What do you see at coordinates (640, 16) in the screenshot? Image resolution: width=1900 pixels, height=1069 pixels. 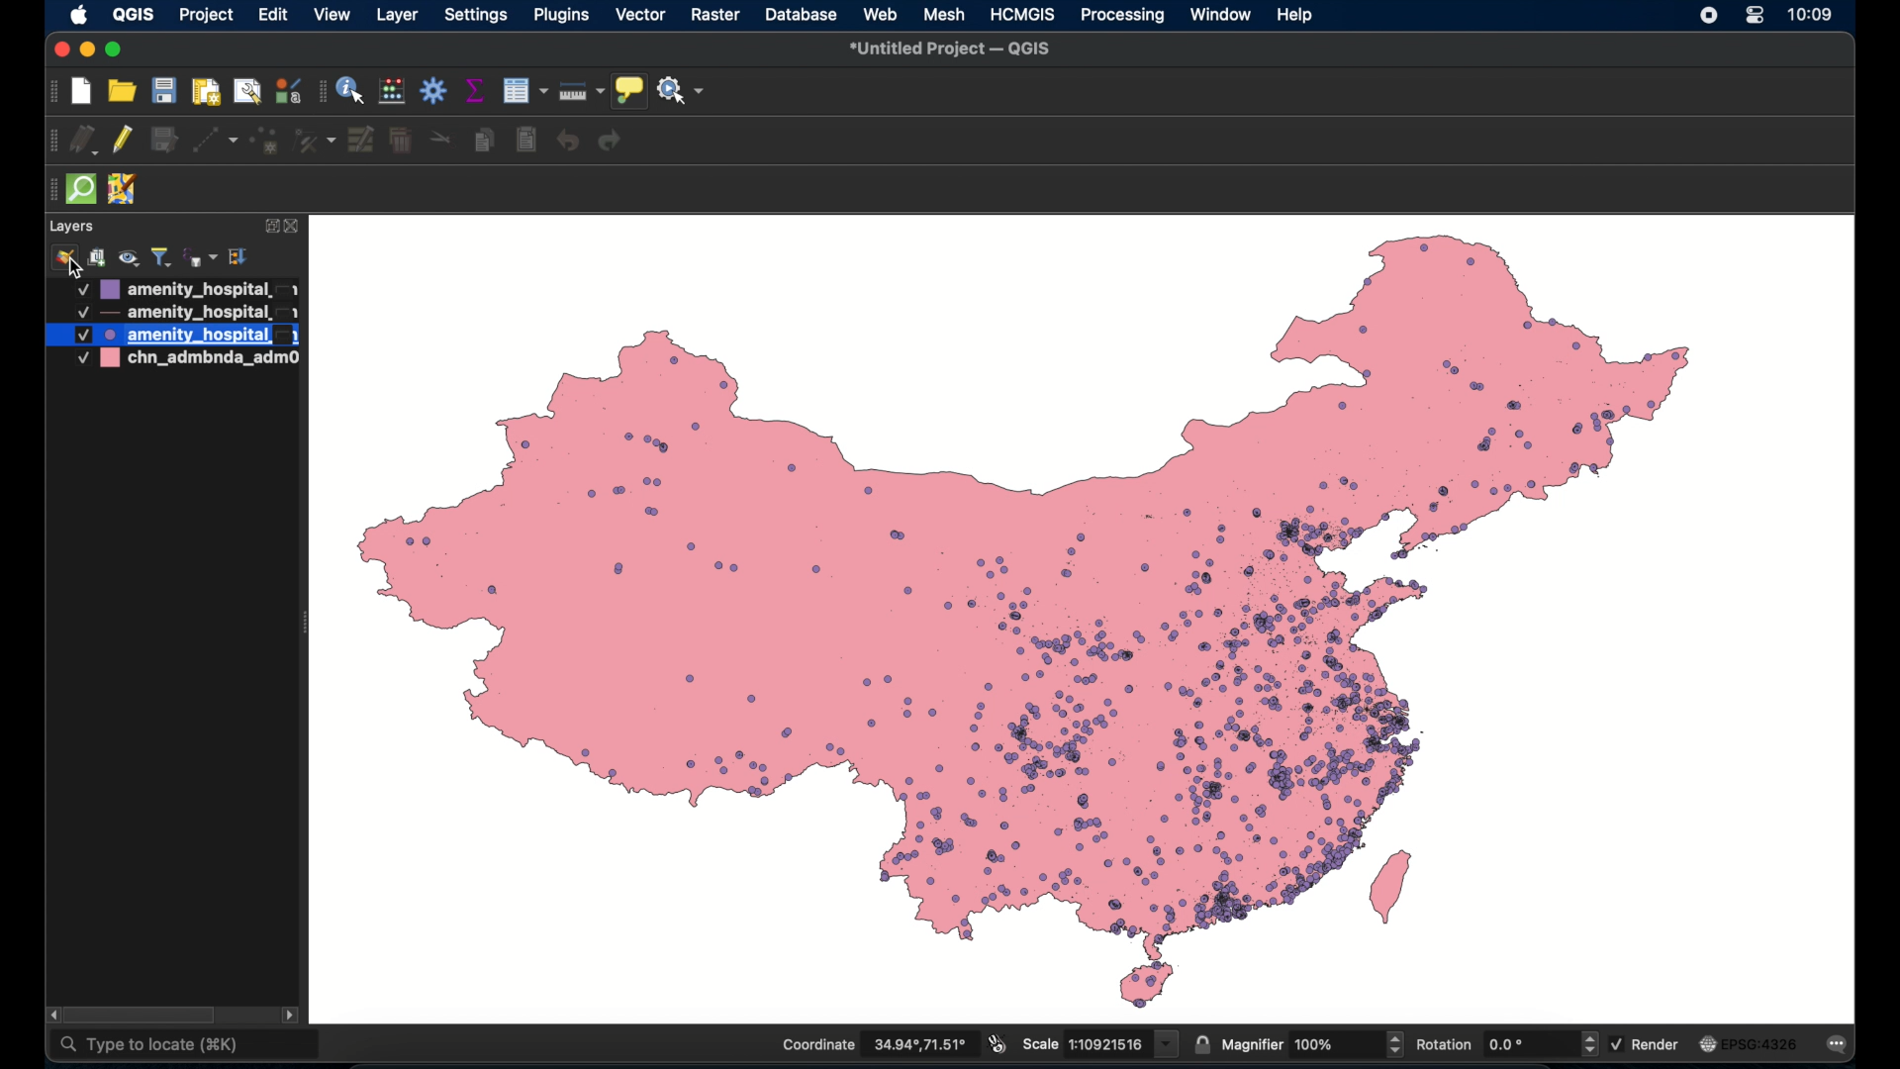 I see `vector` at bounding box center [640, 16].